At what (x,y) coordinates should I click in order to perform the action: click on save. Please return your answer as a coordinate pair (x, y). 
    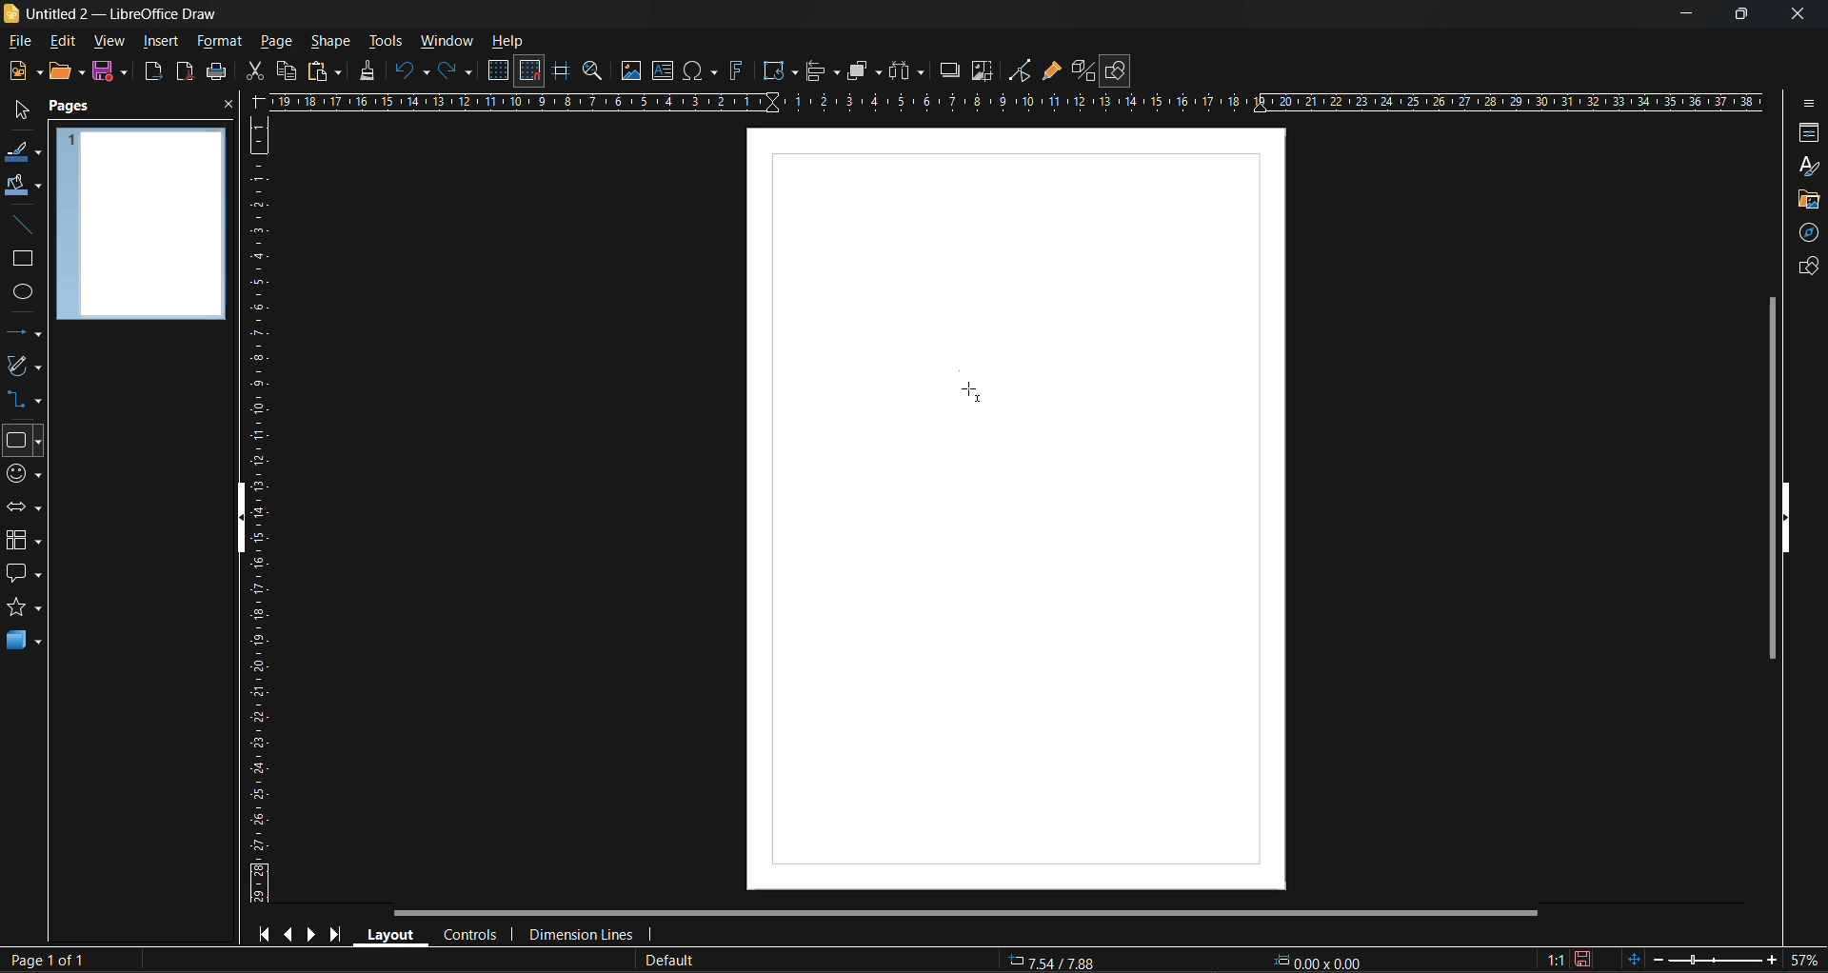
    Looking at the image, I should click on (108, 70).